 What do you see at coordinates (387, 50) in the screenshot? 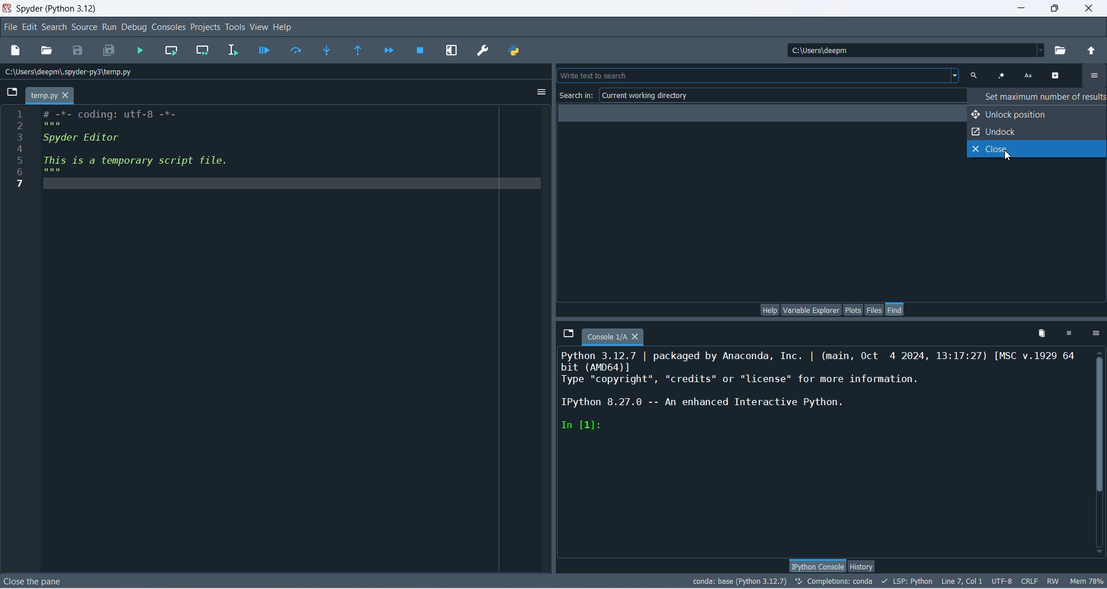
I see `continue execution until next breakpoint` at bounding box center [387, 50].